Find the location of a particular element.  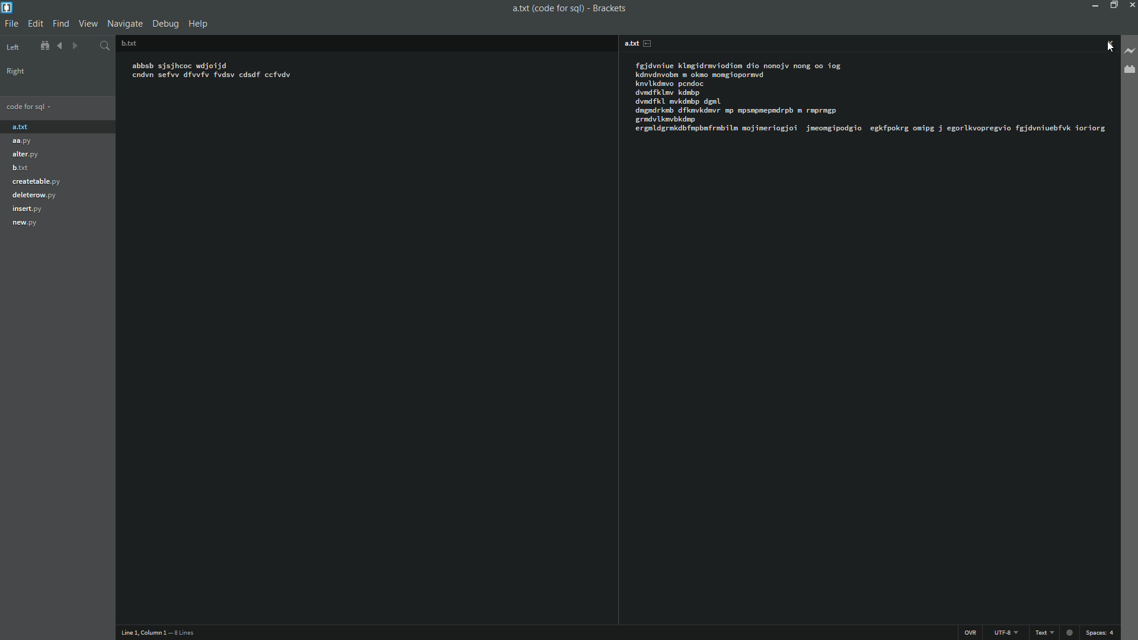

right is located at coordinates (15, 71).